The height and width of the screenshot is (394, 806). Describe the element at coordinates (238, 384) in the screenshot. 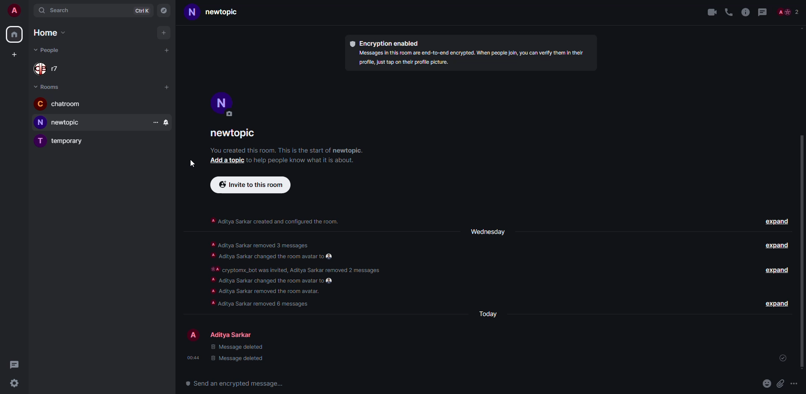

I see `send an encrypted message` at that location.